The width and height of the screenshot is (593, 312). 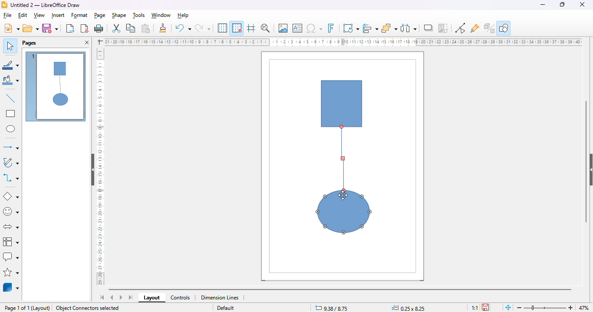 What do you see at coordinates (80, 15) in the screenshot?
I see `format` at bounding box center [80, 15].